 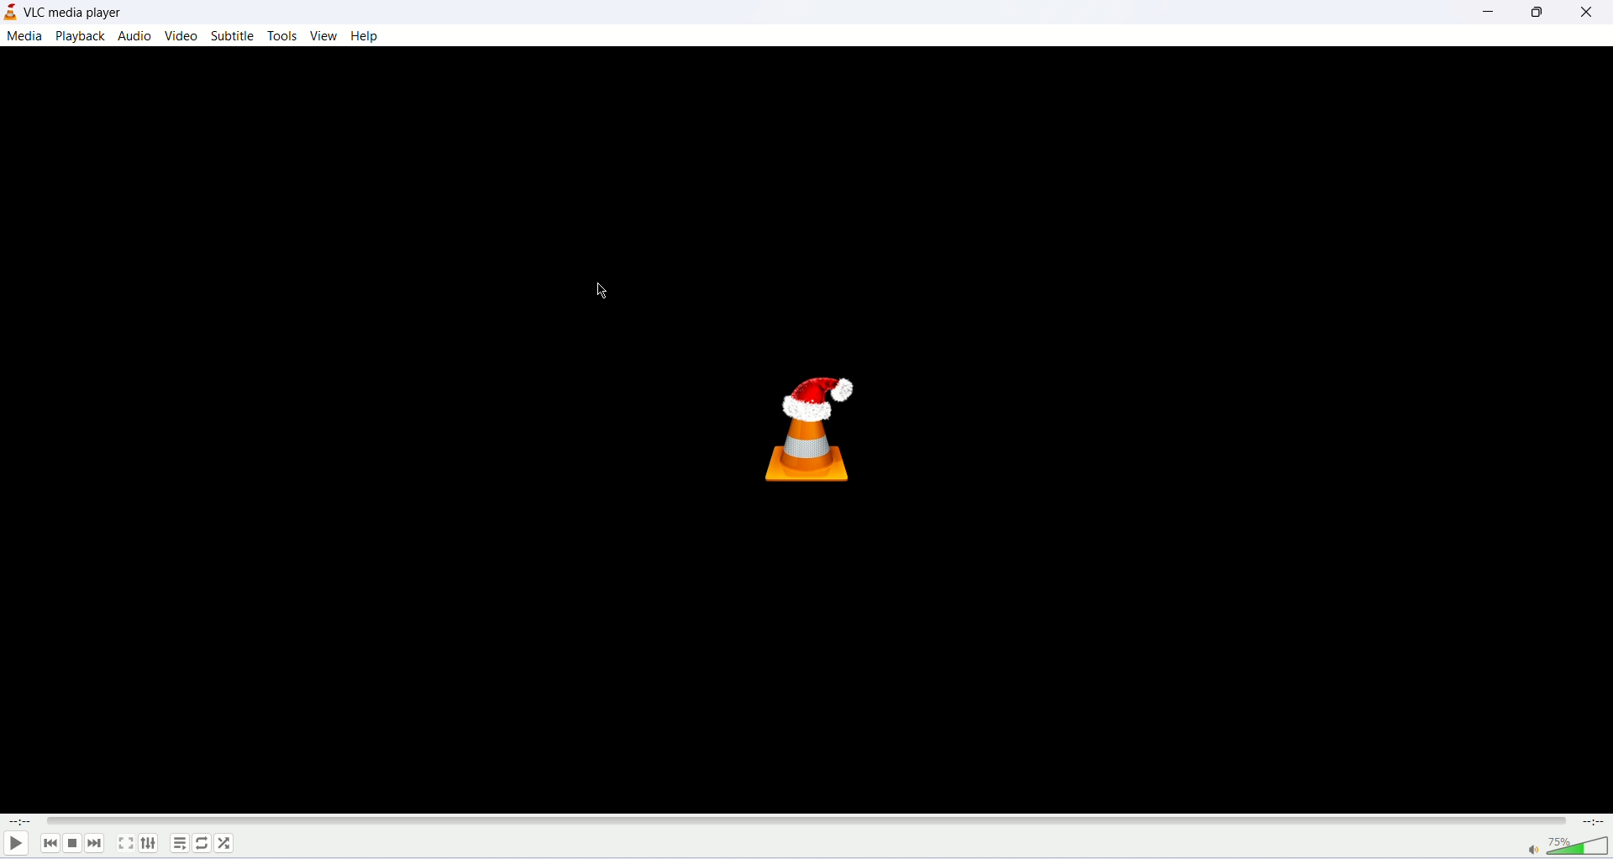 What do you see at coordinates (71, 13) in the screenshot?
I see `vlc media player` at bounding box center [71, 13].